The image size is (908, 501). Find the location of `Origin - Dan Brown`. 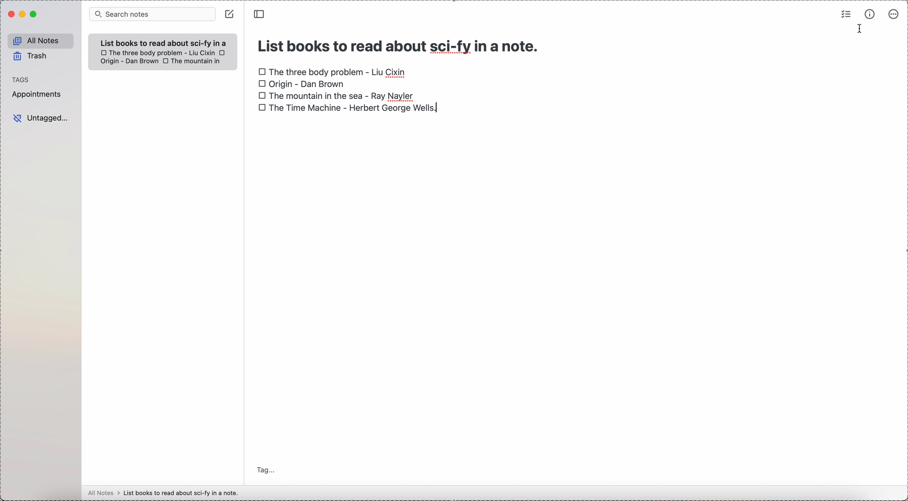

Origin - Dan Brown is located at coordinates (128, 62).